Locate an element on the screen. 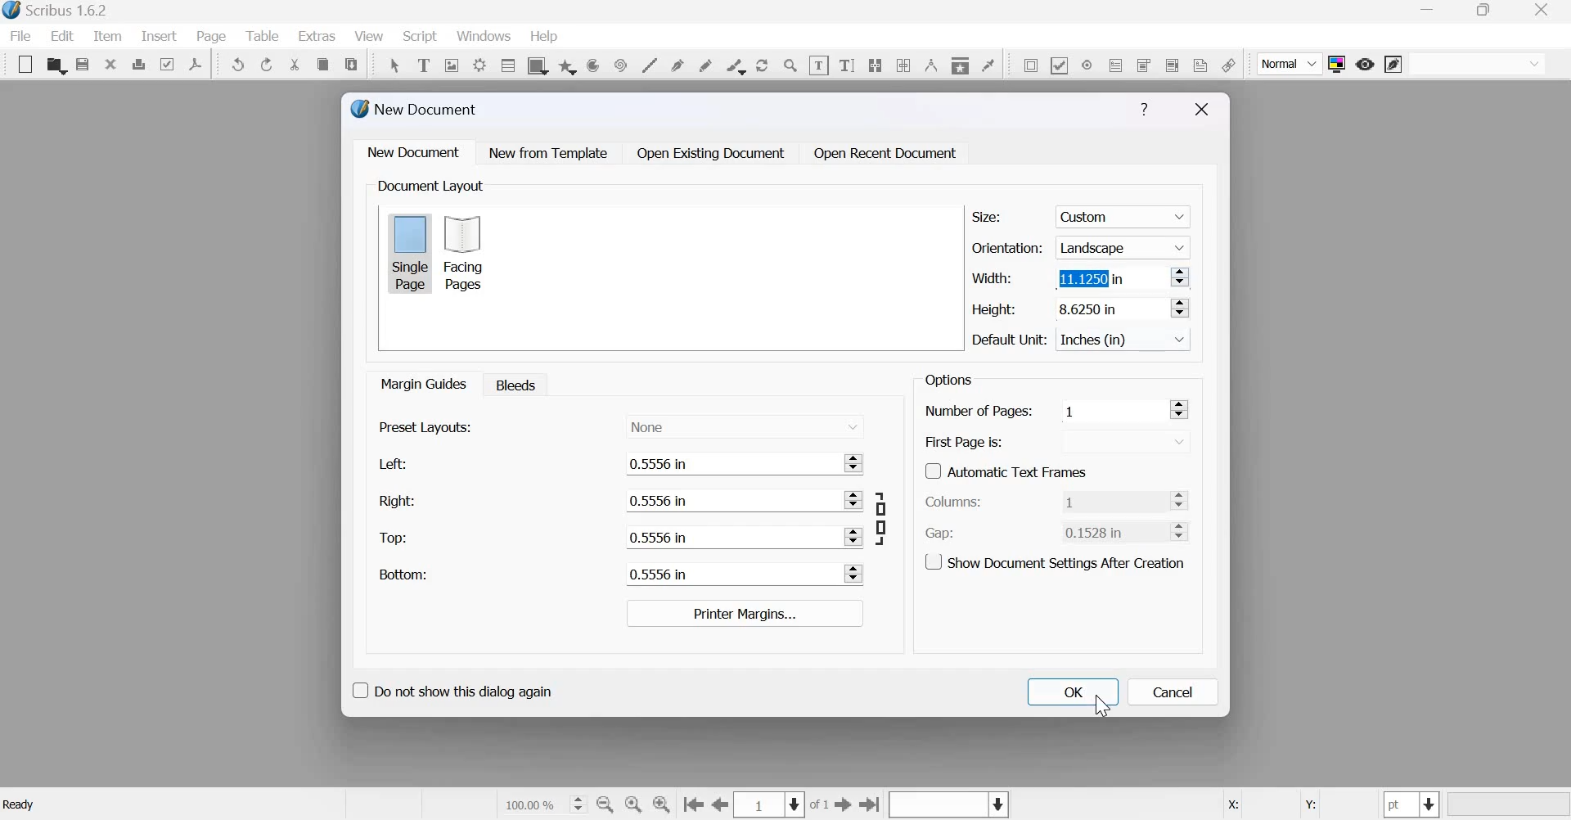 The height and width of the screenshot is (820, 1571). of 1 is located at coordinates (820, 805).